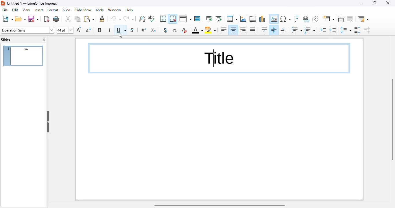  What do you see at coordinates (175, 30) in the screenshot?
I see `apply outline attribute to font` at bounding box center [175, 30].